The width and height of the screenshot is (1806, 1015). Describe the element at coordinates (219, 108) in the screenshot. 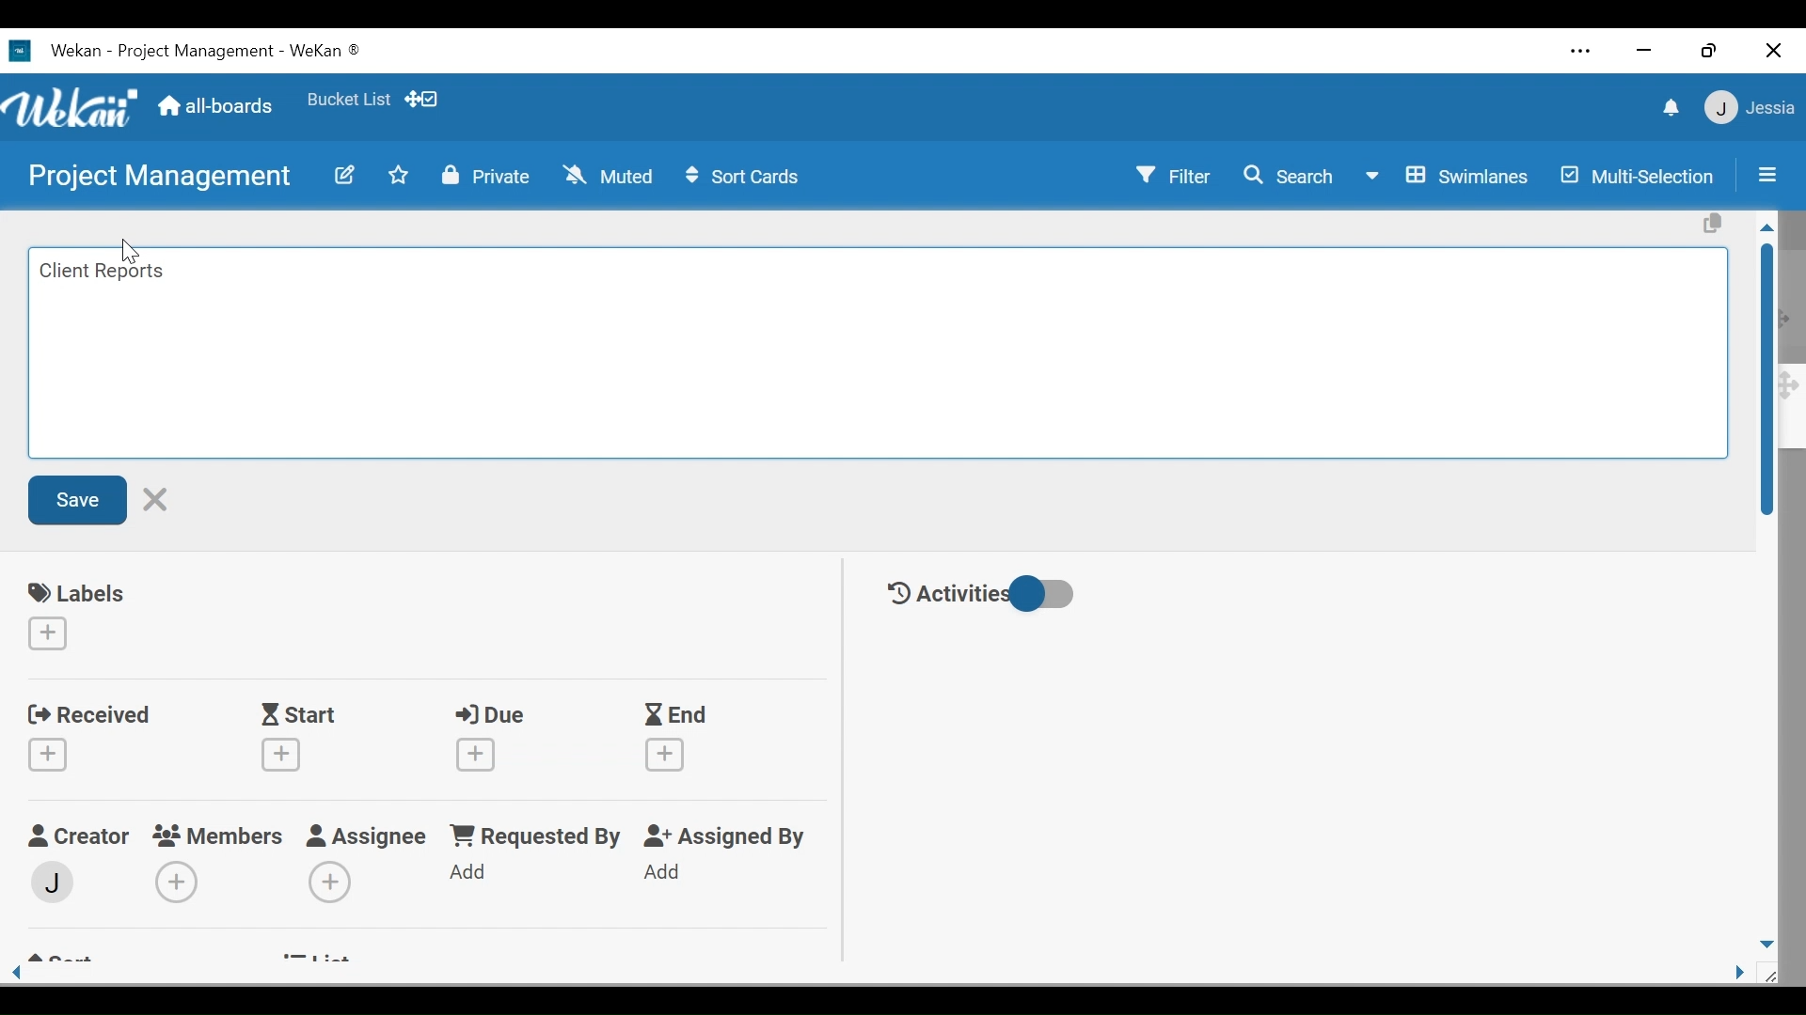

I see `All boards` at that location.